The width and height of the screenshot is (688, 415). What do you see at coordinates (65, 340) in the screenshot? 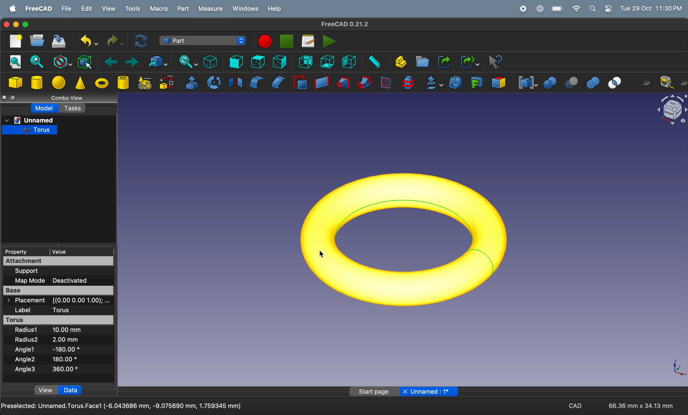
I see `2.00 mm` at bounding box center [65, 340].